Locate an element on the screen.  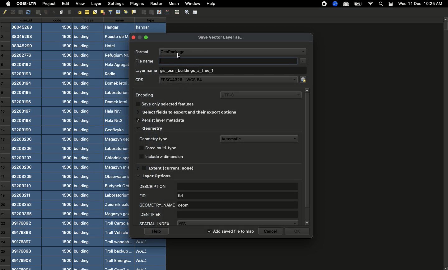
Include z-dimension is located at coordinates (166, 157).